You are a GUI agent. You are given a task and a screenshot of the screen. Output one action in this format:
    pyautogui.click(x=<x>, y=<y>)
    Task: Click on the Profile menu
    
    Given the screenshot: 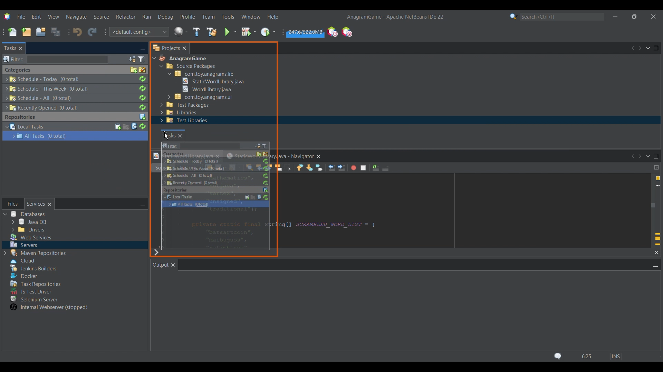 What is the action you would take?
    pyautogui.click(x=188, y=17)
    